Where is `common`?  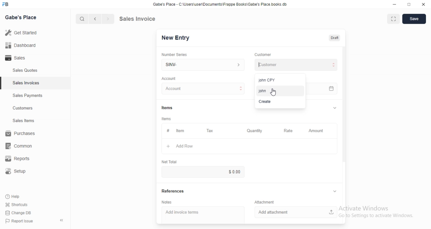
common is located at coordinates (21, 146).